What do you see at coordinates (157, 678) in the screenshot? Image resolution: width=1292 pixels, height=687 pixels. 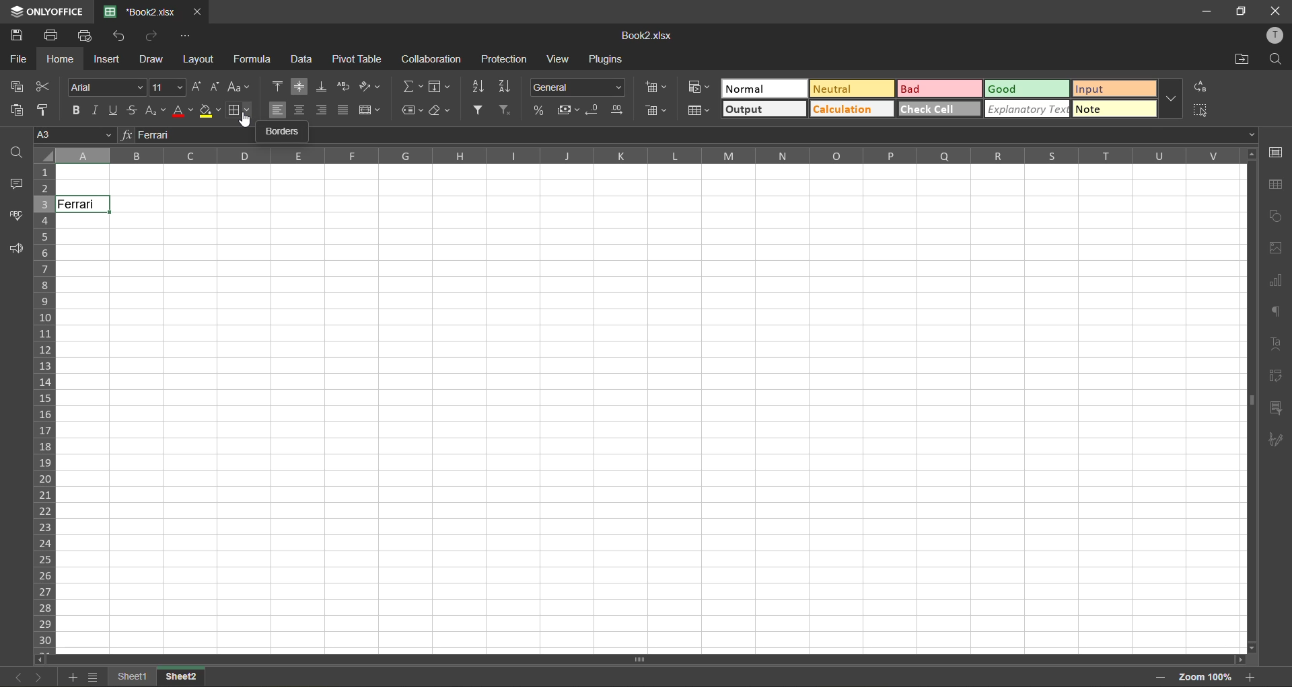 I see `sheet names` at bounding box center [157, 678].